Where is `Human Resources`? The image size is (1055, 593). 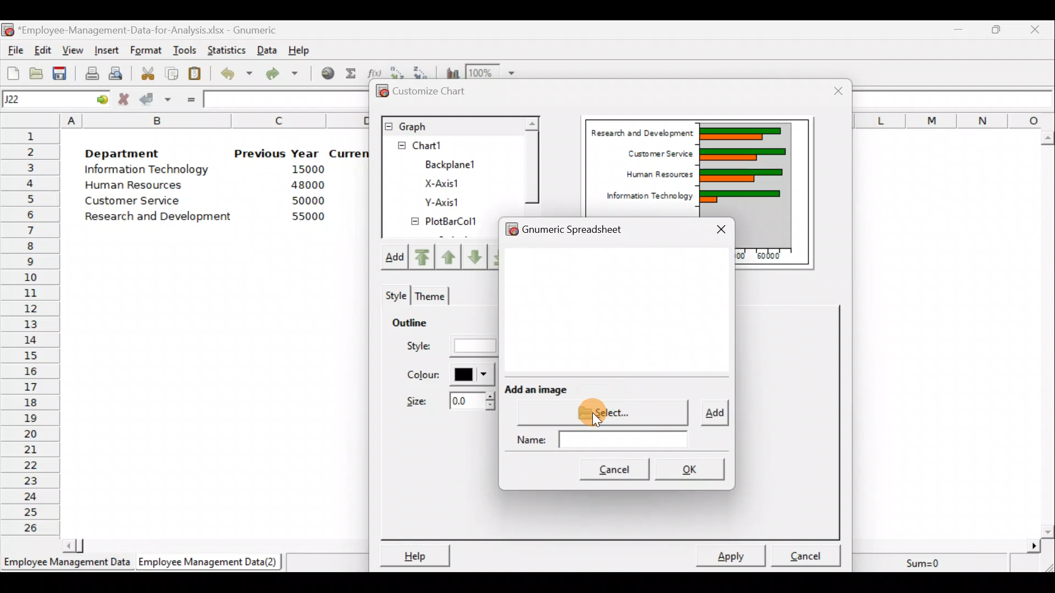
Human Resources is located at coordinates (652, 175).